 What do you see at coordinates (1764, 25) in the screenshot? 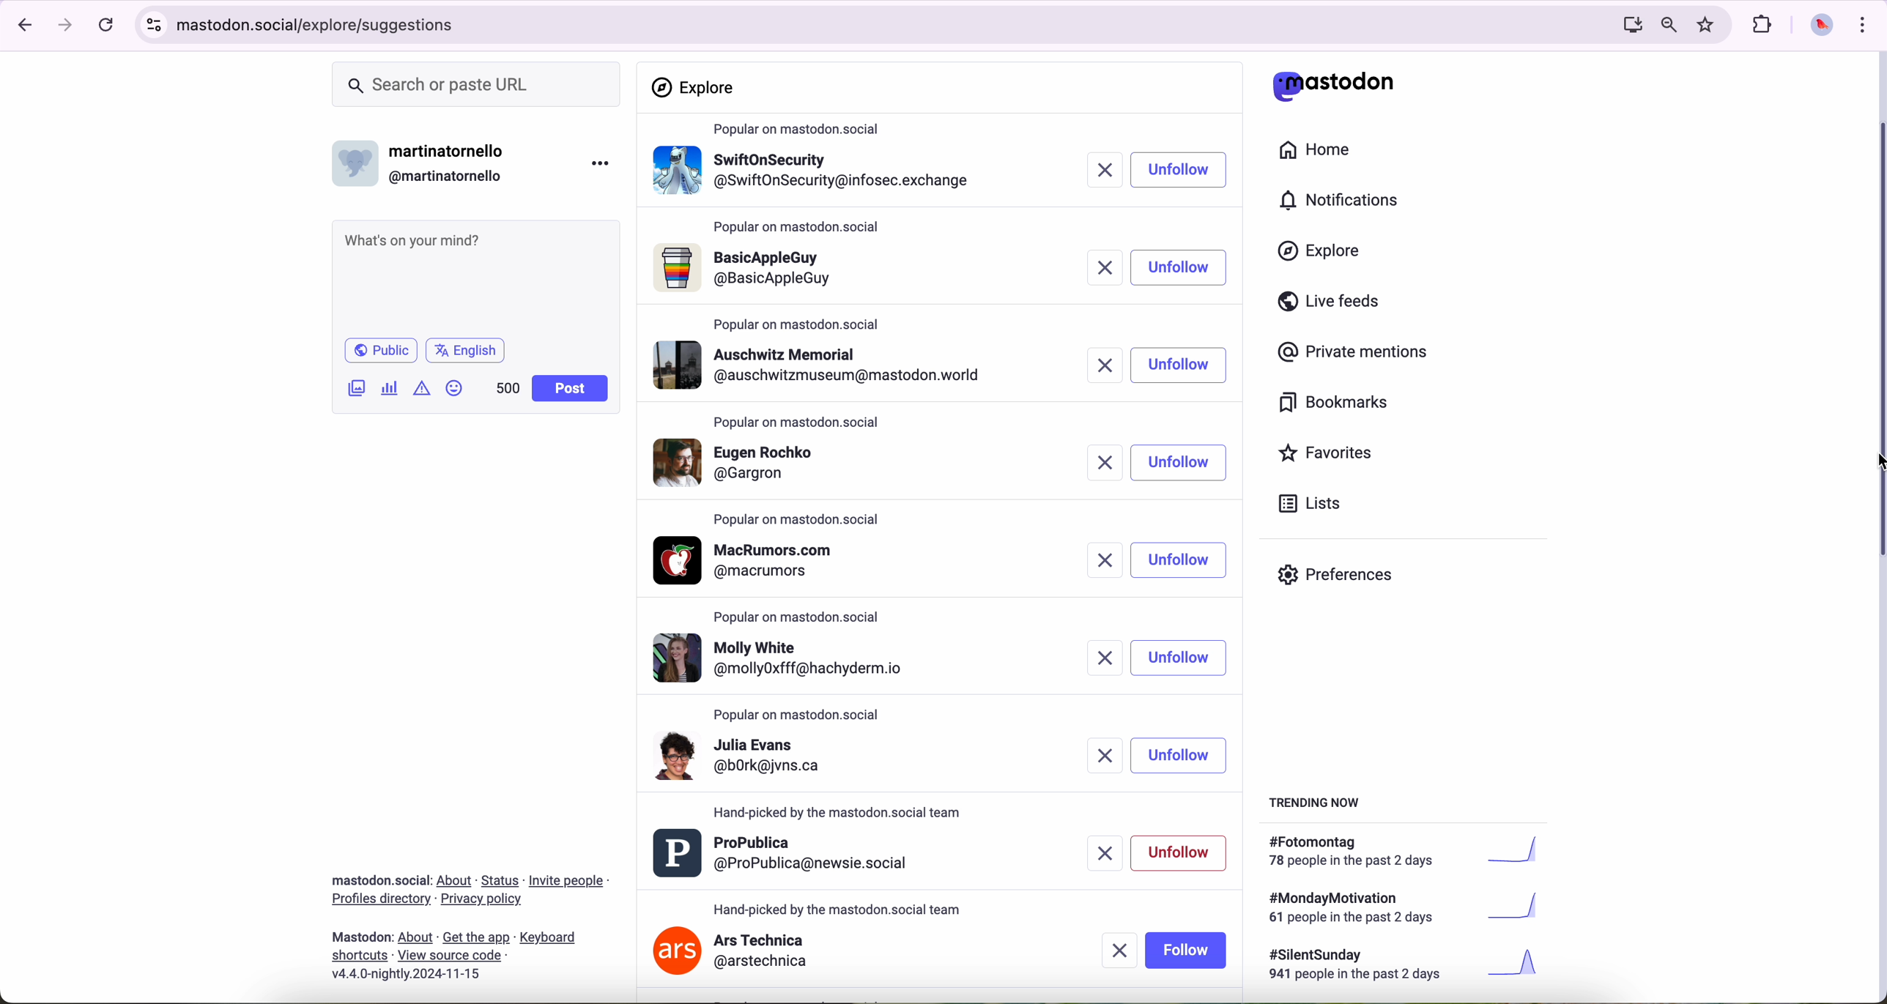
I see `extensions` at bounding box center [1764, 25].